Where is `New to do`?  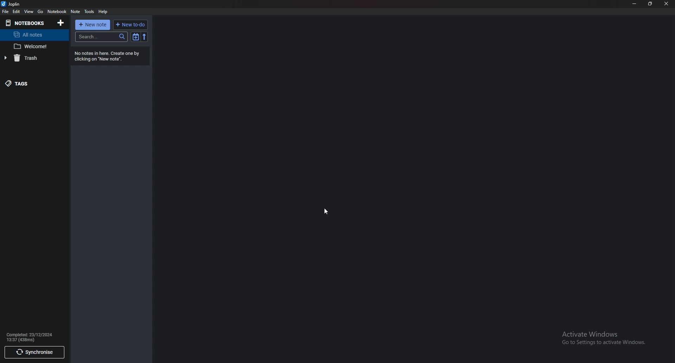 New to do is located at coordinates (130, 25).